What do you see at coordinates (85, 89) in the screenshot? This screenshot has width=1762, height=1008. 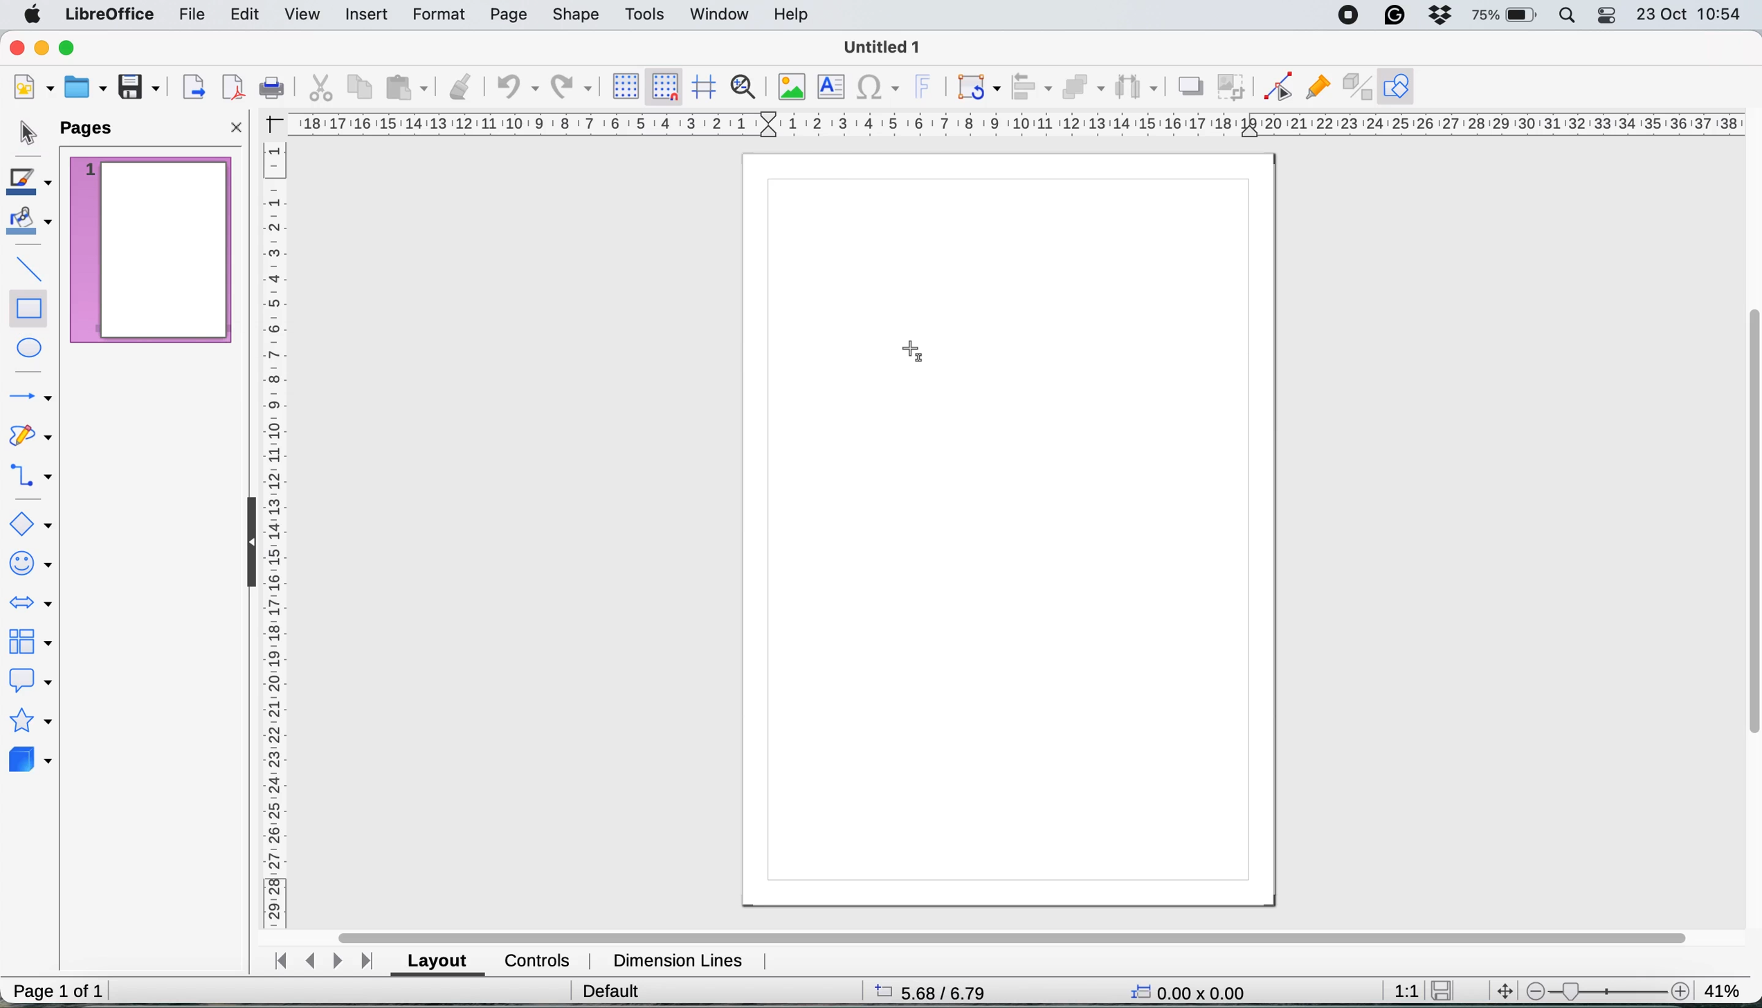 I see `open` at bounding box center [85, 89].